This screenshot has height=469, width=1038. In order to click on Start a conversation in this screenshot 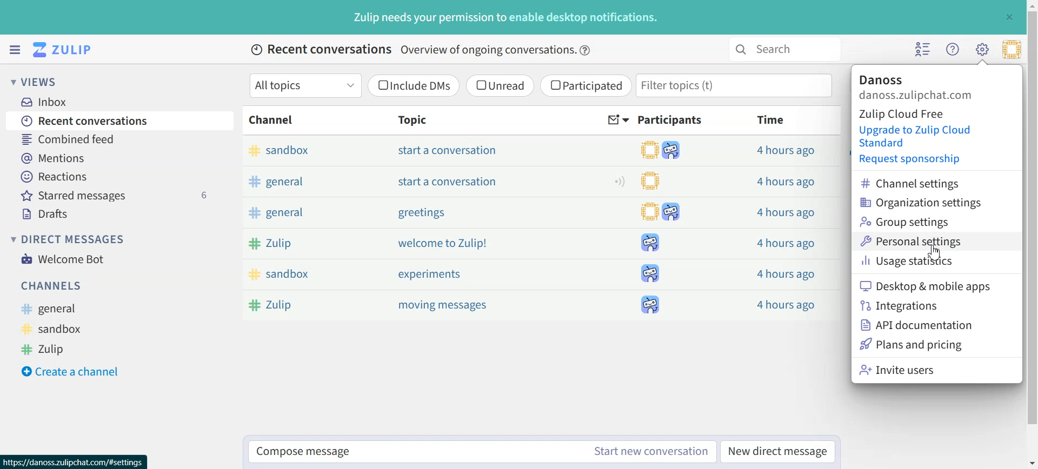, I will do `click(450, 150)`.